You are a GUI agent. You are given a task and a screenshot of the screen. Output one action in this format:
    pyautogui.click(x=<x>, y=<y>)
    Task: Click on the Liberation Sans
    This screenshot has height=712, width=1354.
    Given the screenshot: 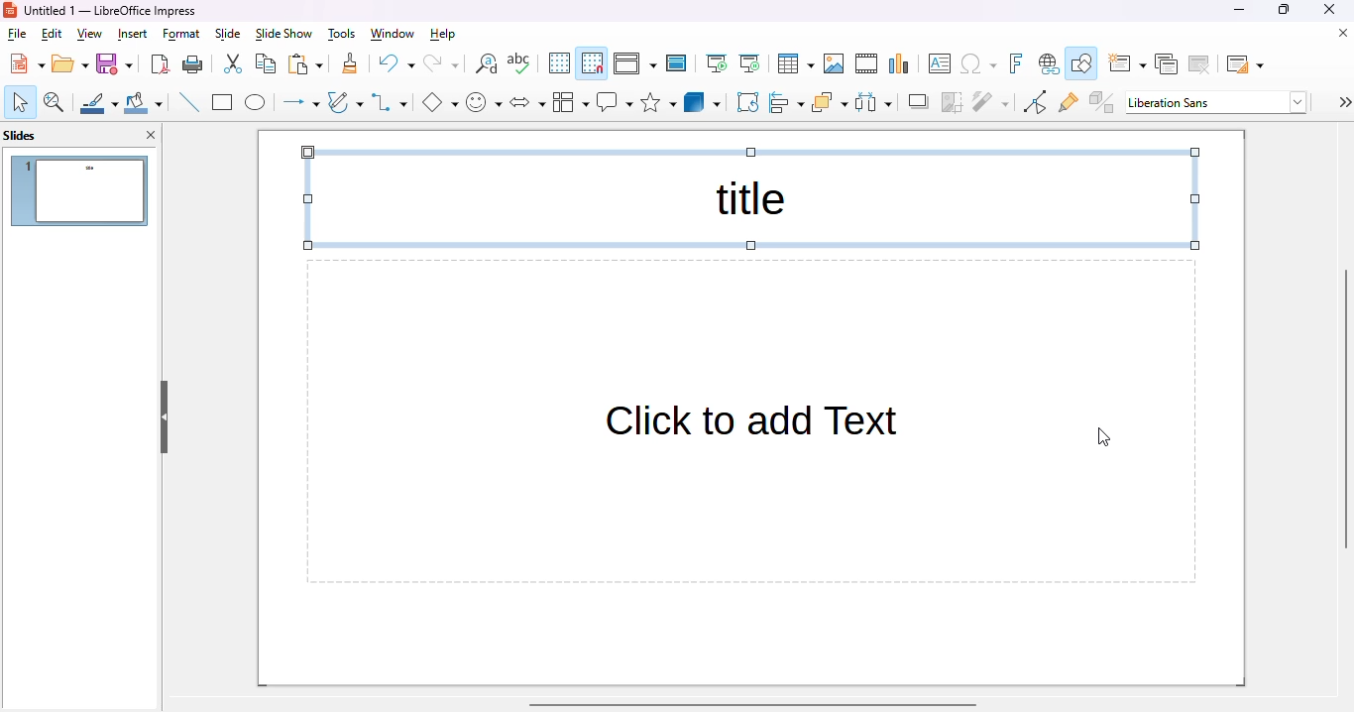 What is the action you would take?
    pyautogui.click(x=1217, y=102)
    